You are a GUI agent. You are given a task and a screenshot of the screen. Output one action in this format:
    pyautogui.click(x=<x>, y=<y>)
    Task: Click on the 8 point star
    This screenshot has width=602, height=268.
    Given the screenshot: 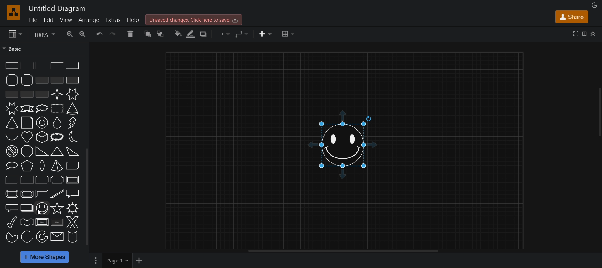 What is the action you would take?
    pyautogui.click(x=12, y=108)
    